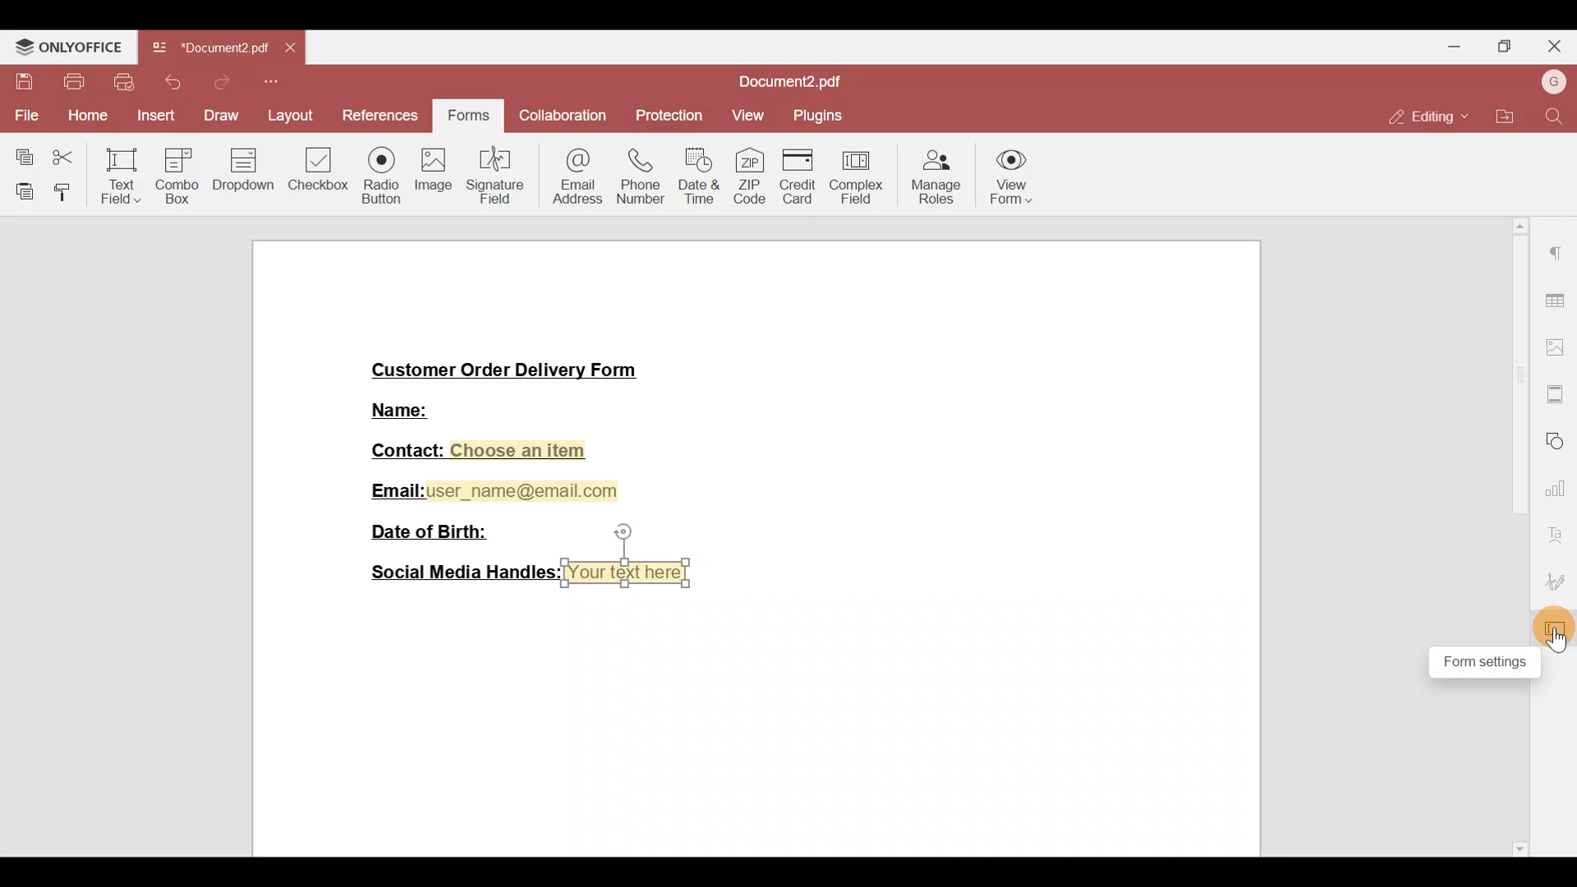  Describe the element at coordinates (19, 82) in the screenshot. I see `Save` at that location.